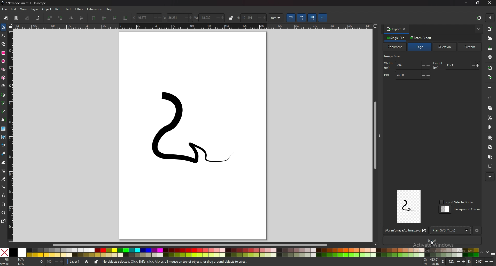  Describe the element at coordinates (3, 78) in the screenshot. I see `3d box` at that location.